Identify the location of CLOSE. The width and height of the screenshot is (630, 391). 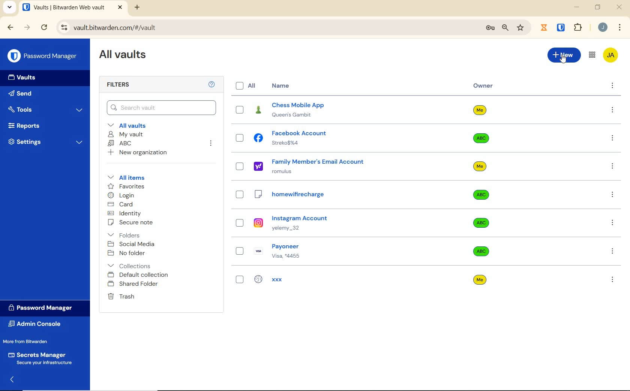
(620, 9).